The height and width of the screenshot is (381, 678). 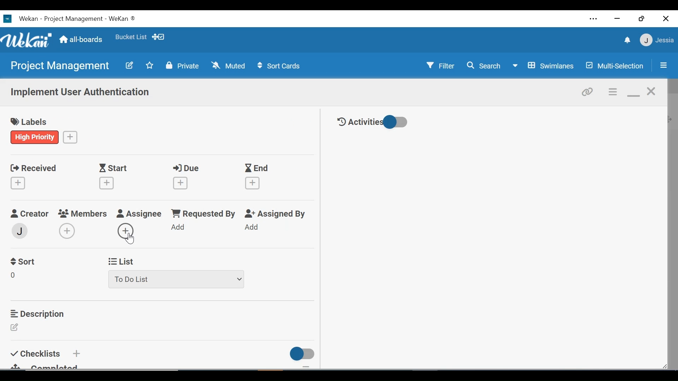 What do you see at coordinates (300, 354) in the screenshot?
I see `Taggle on /off` at bounding box center [300, 354].